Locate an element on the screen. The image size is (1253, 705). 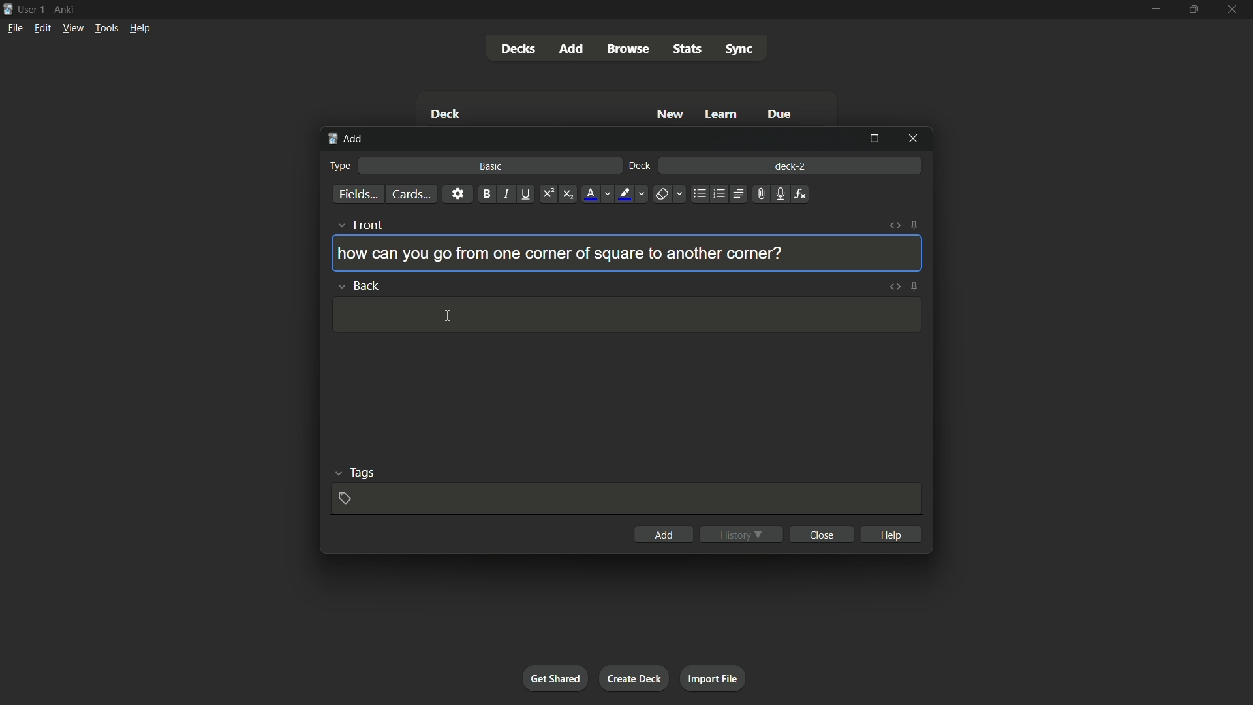
bold is located at coordinates (486, 194).